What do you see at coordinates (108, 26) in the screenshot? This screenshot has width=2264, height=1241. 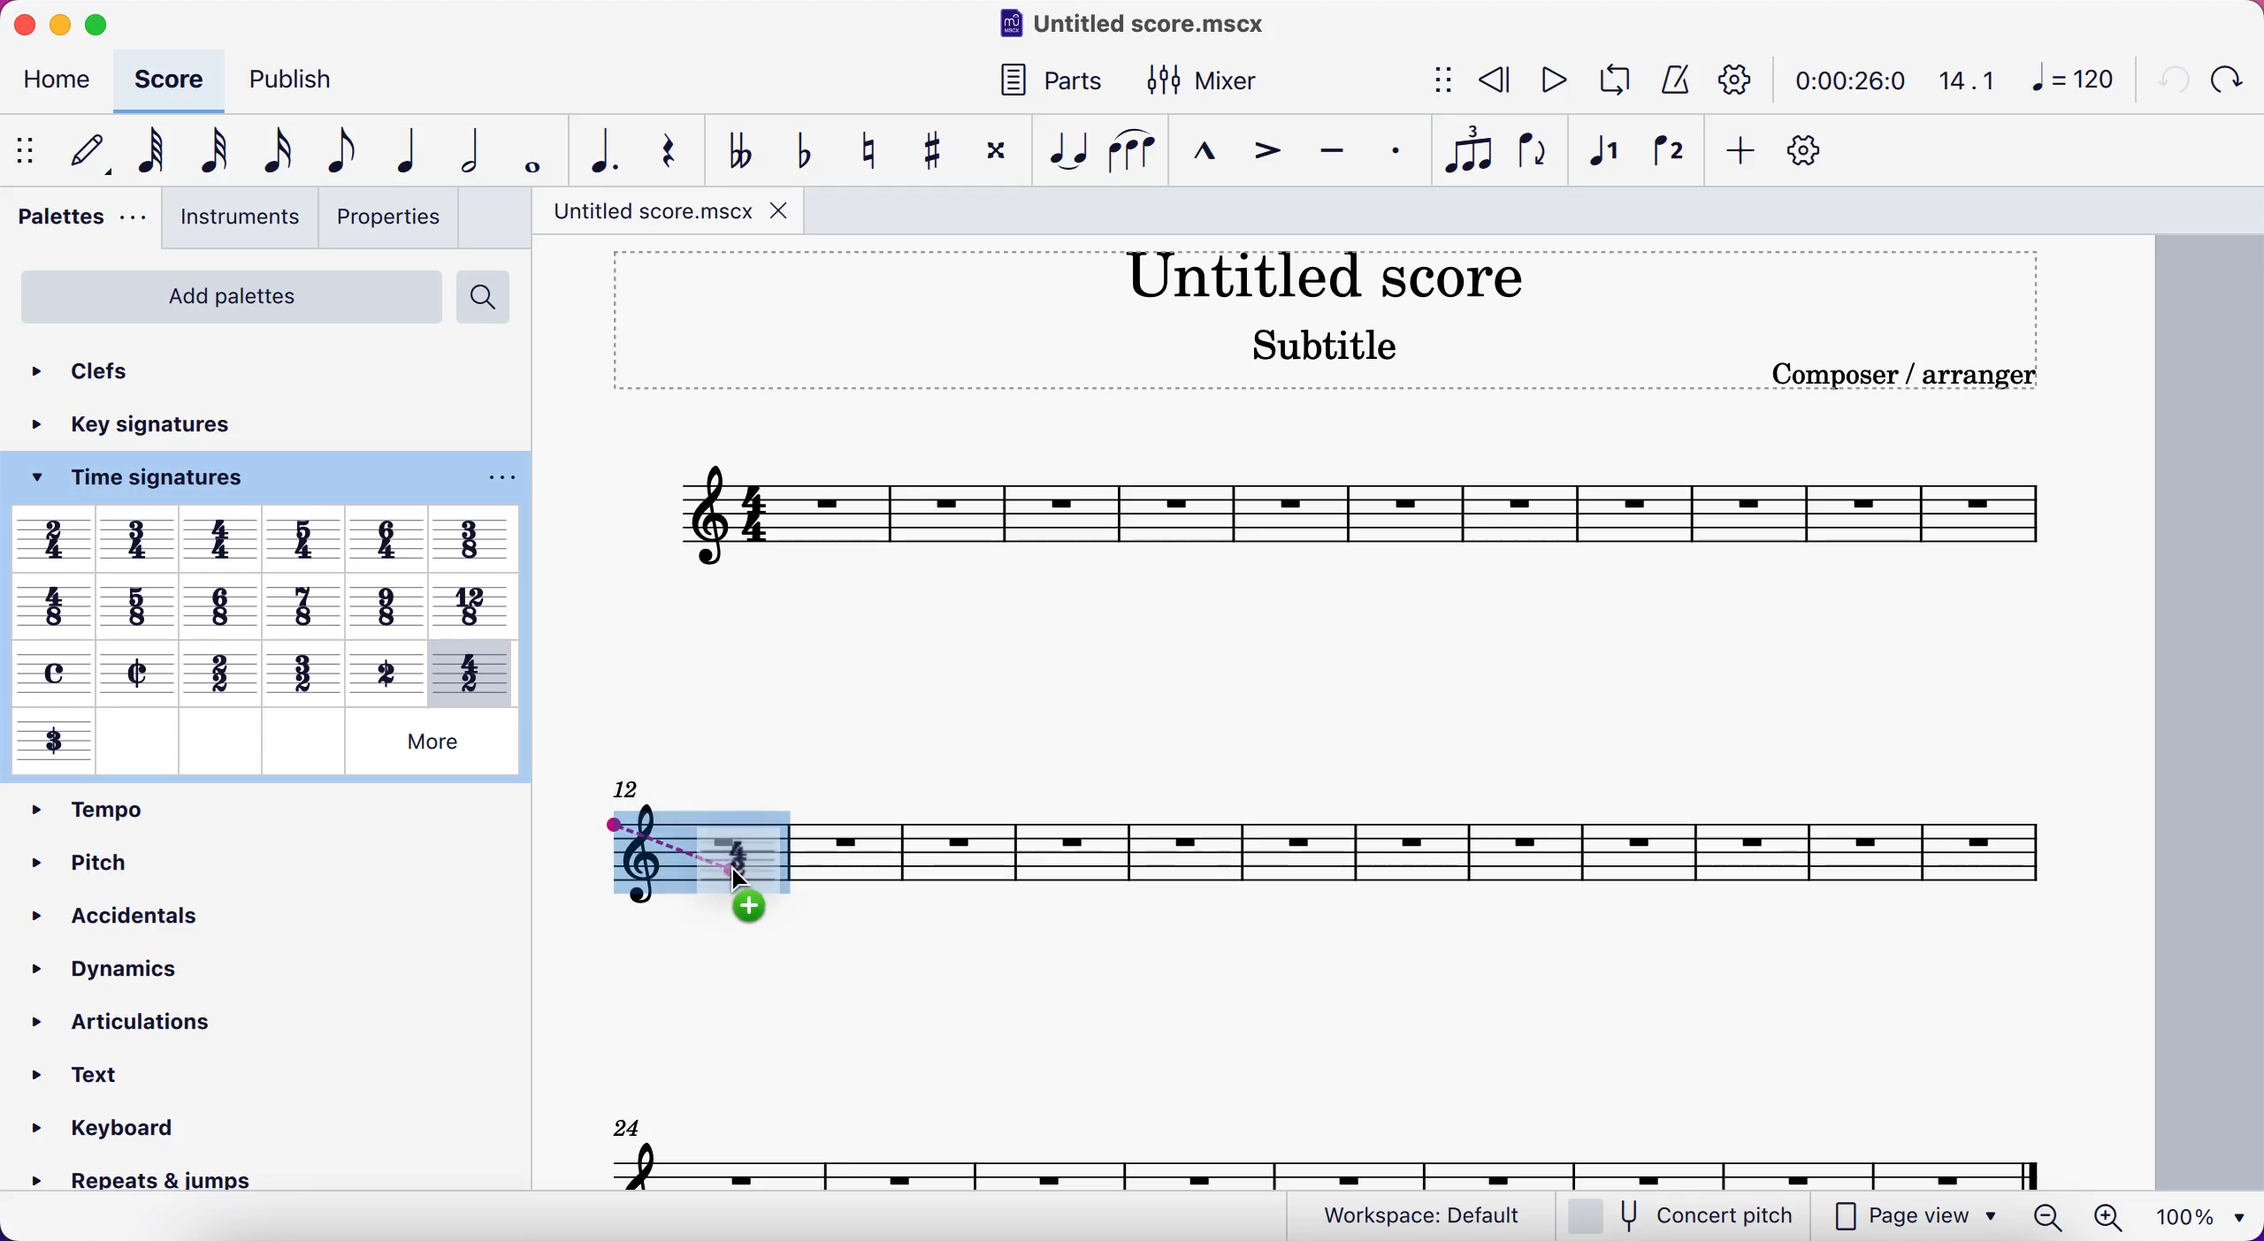 I see `maimize` at bounding box center [108, 26].